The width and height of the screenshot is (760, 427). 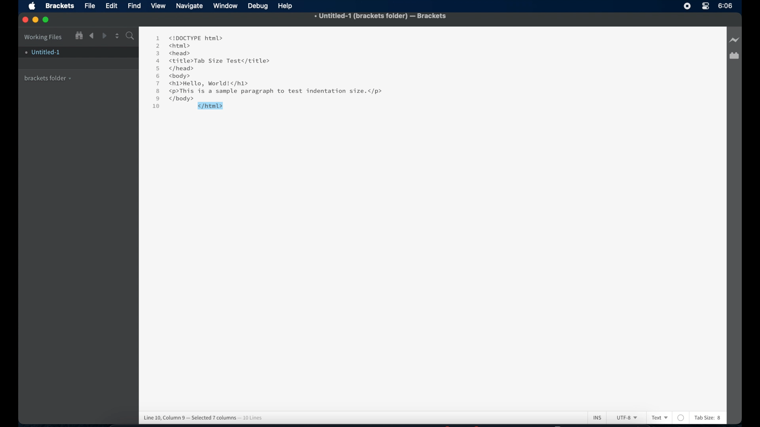 What do you see at coordinates (212, 61) in the screenshot?
I see `4 <title> Tab Size Test</title>` at bounding box center [212, 61].